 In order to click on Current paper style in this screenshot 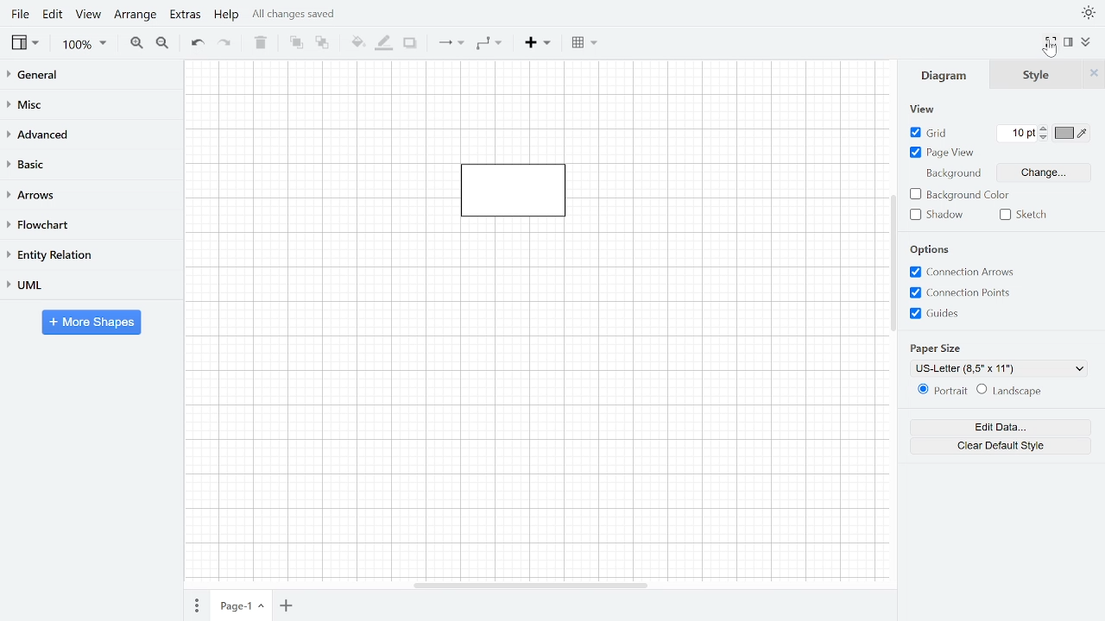, I will do `click(994, 369)`.